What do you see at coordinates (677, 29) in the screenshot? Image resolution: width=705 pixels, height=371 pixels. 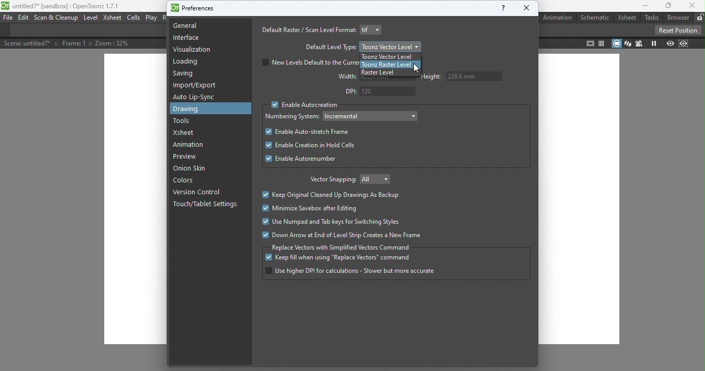 I see `Reset position` at bounding box center [677, 29].